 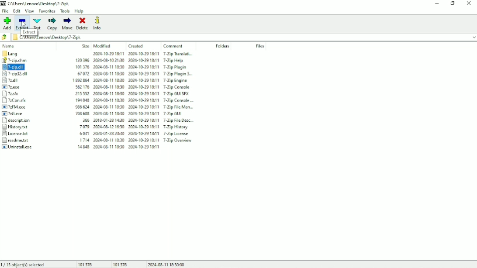 I want to click on 7-zip32.dll, so click(x=27, y=74).